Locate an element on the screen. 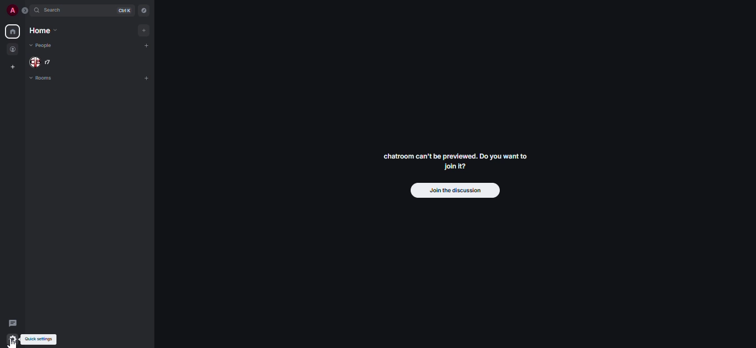 Image resolution: width=756 pixels, height=348 pixels. people is located at coordinates (43, 62).